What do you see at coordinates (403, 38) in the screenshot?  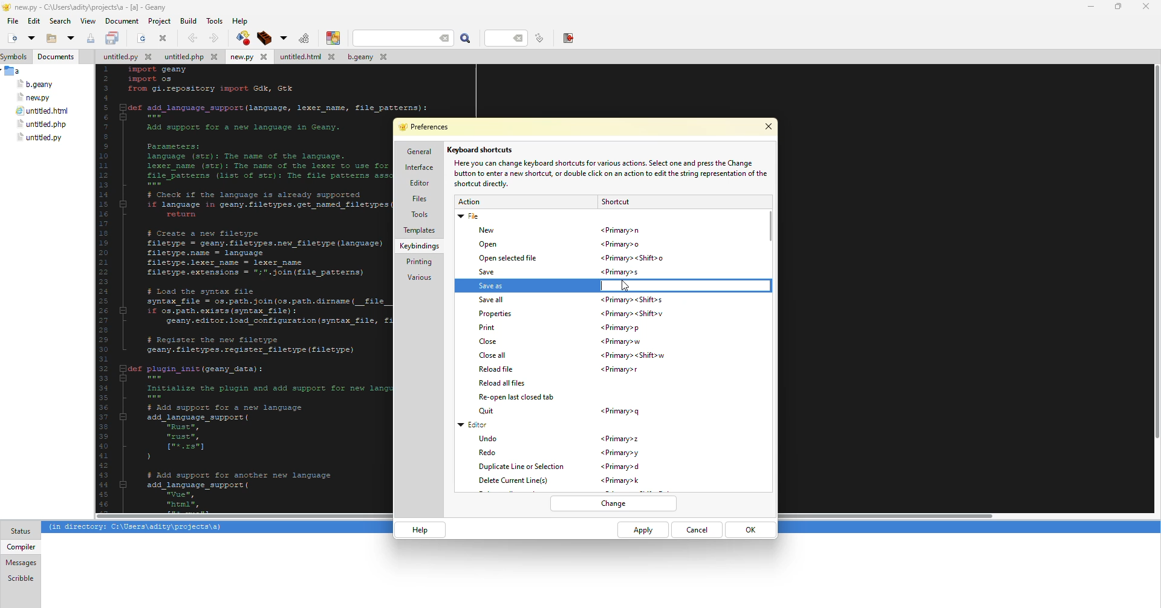 I see `search` at bounding box center [403, 38].